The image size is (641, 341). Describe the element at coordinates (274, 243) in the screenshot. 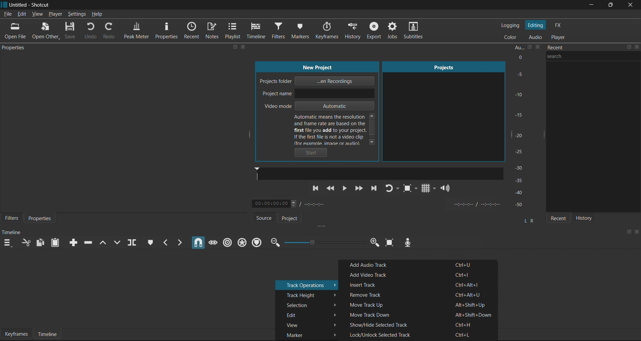

I see `Zoom Out` at that location.